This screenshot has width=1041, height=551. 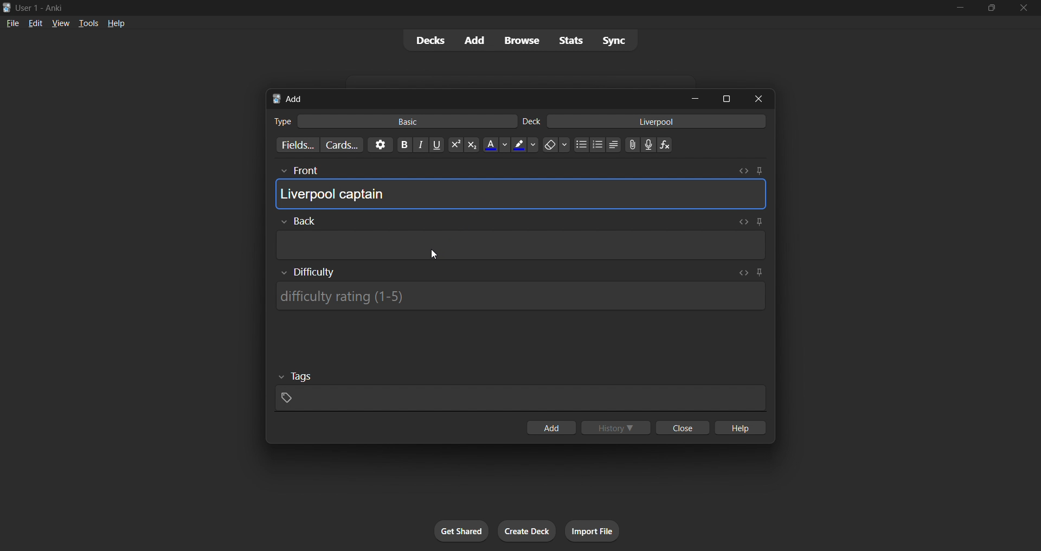 I want to click on , so click(x=299, y=171).